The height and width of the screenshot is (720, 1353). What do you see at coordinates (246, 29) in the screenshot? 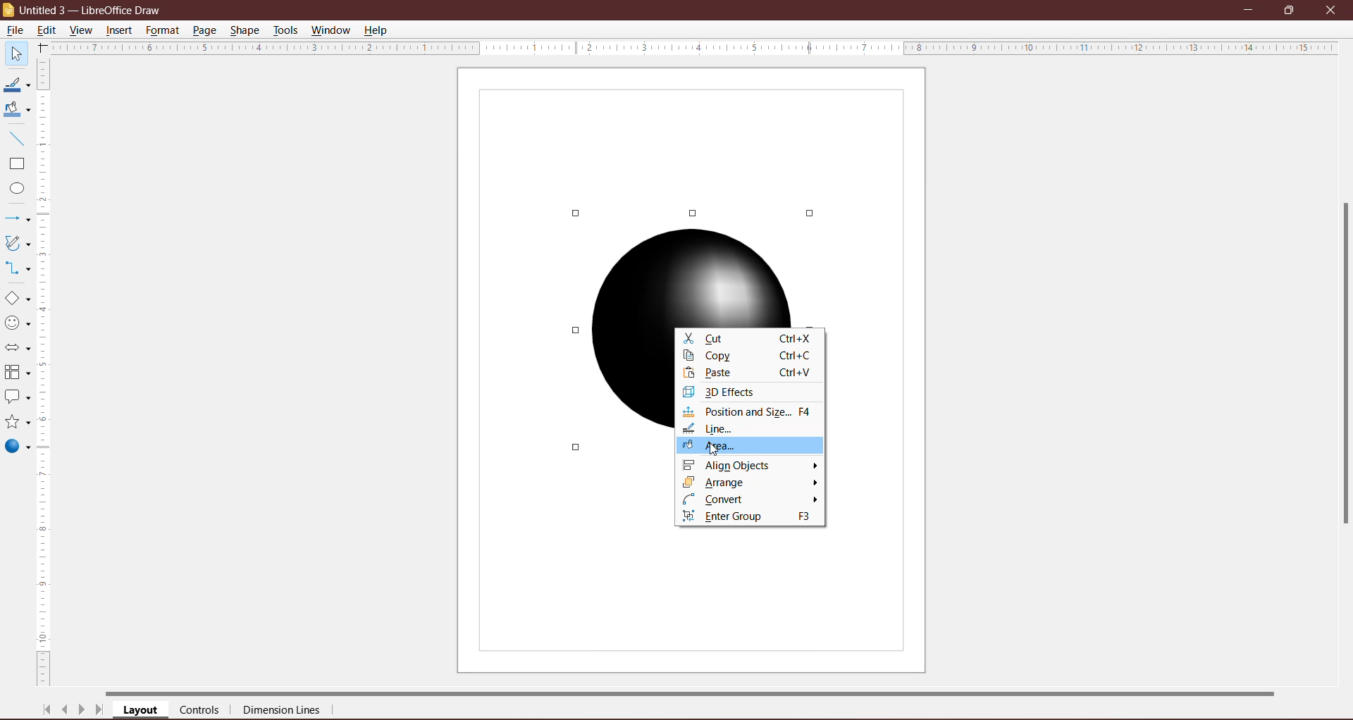
I see `Shape` at bounding box center [246, 29].